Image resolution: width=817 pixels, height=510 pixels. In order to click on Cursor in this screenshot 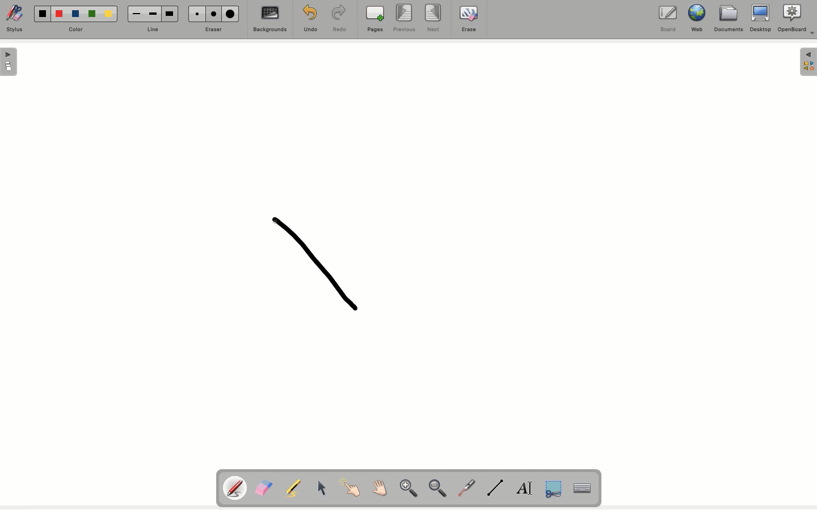, I will do `click(321, 486)`.